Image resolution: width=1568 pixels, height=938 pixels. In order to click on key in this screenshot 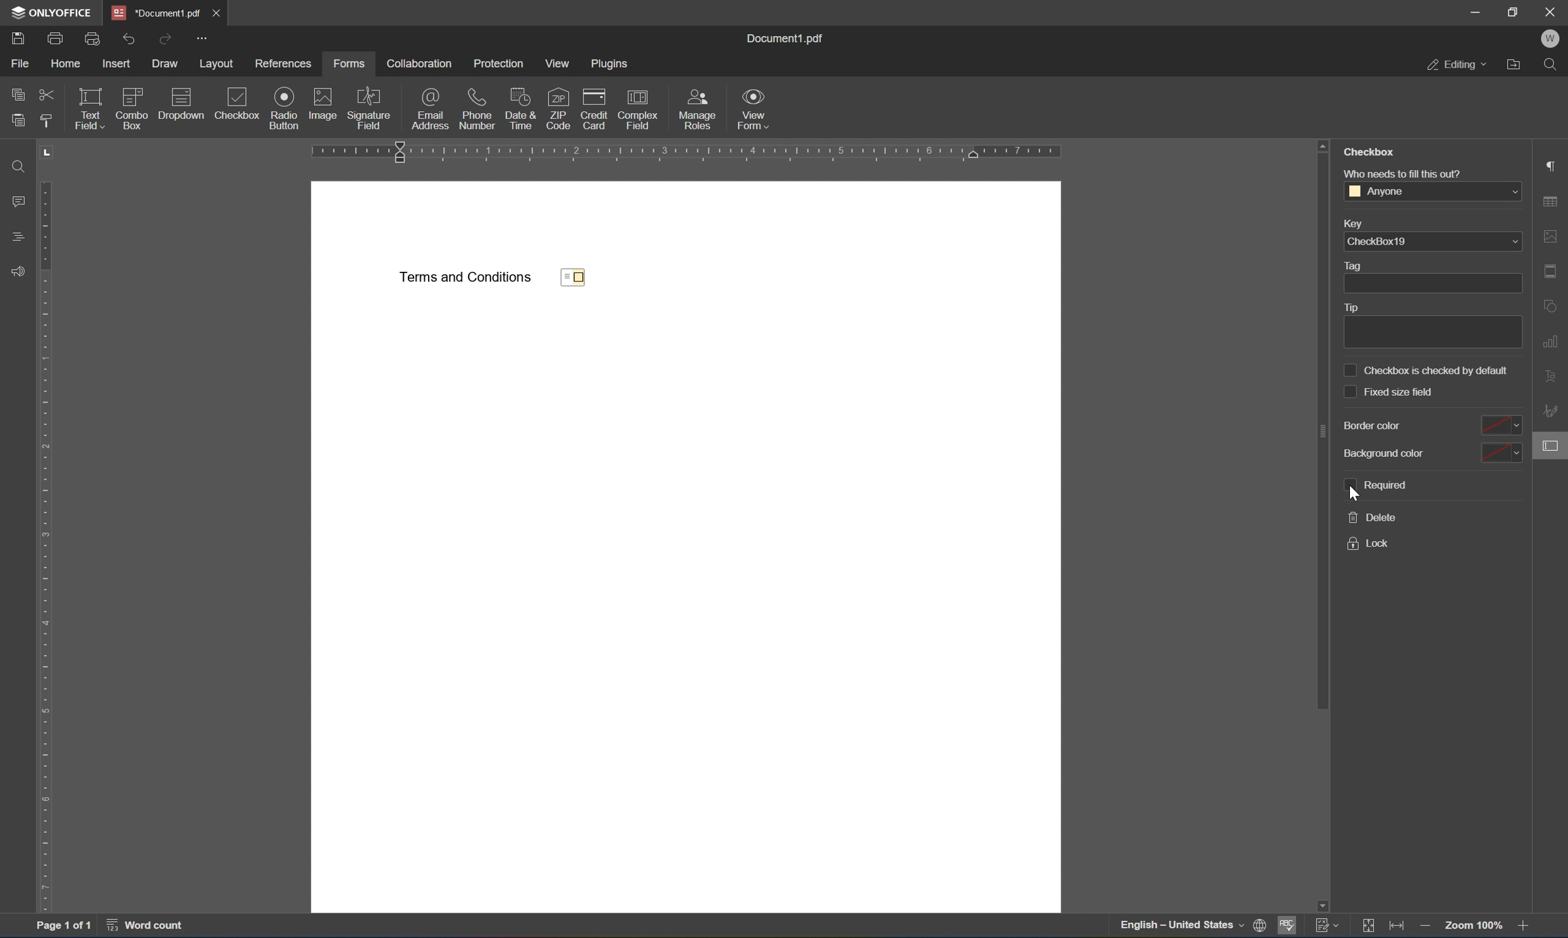, I will do `click(1354, 222)`.